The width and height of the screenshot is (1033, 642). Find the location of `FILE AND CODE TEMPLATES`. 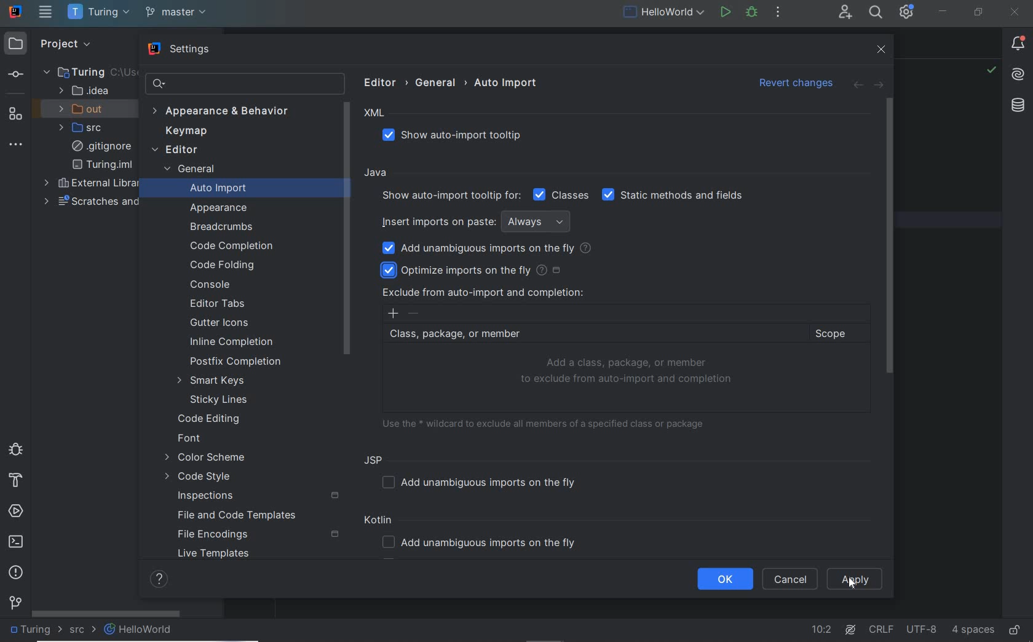

FILE AND CODE TEMPLATES is located at coordinates (233, 517).